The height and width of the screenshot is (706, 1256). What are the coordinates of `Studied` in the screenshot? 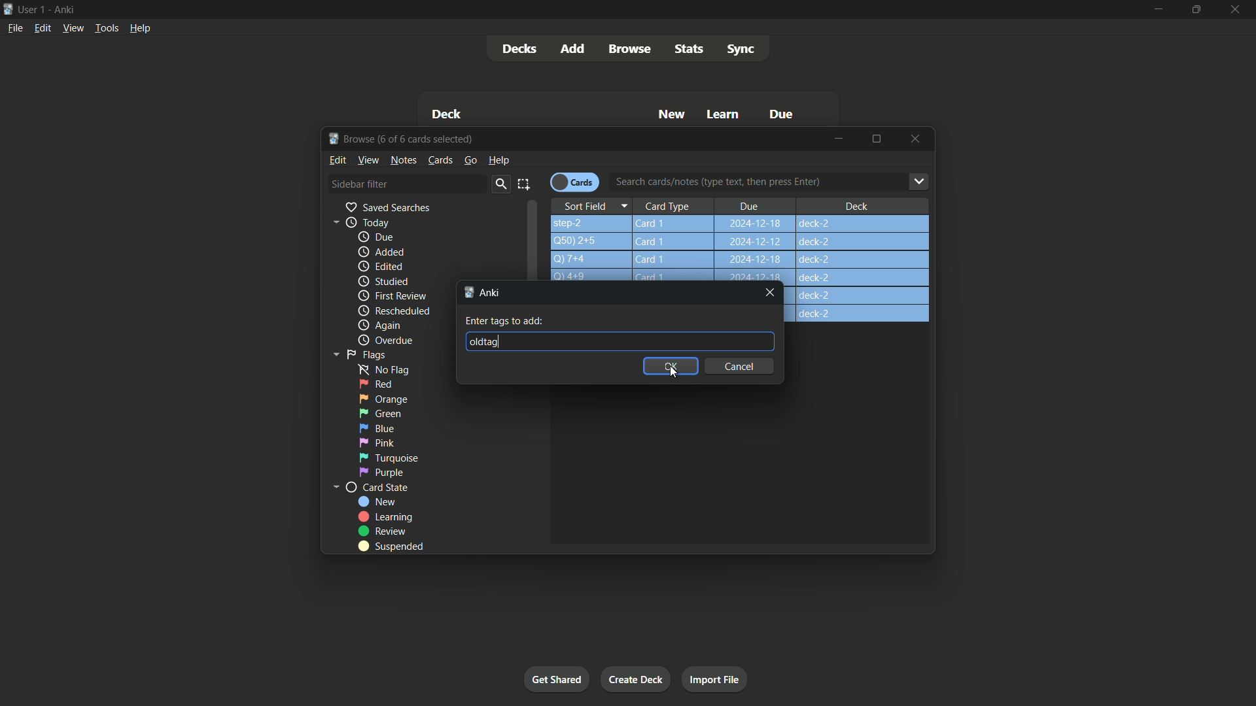 It's located at (383, 282).